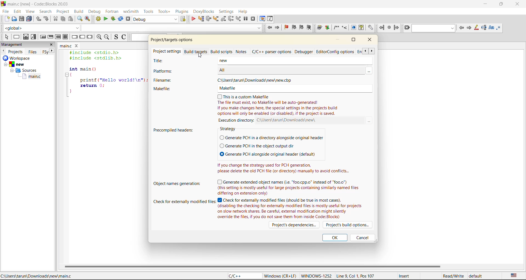  What do you see at coordinates (487, 5) in the screenshot?
I see `minimize` at bounding box center [487, 5].